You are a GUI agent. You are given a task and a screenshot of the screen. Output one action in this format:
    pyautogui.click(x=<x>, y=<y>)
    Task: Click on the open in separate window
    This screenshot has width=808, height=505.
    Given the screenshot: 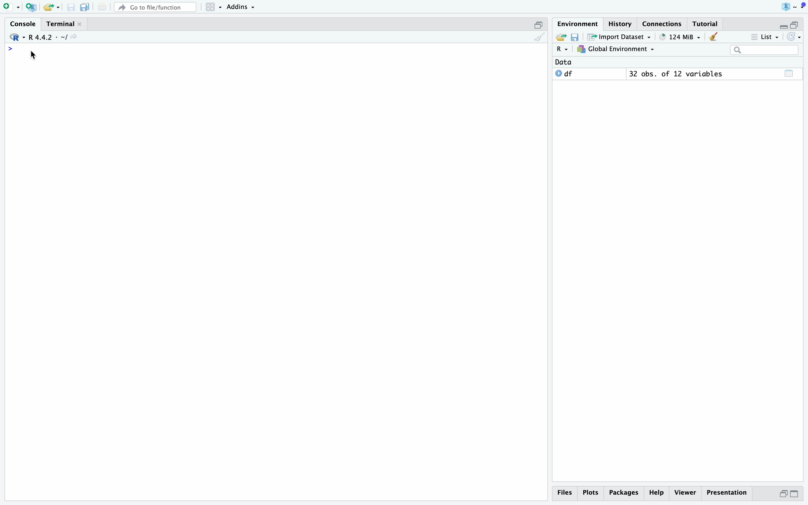 What is the action you would take?
    pyautogui.click(x=783, y=494)
    